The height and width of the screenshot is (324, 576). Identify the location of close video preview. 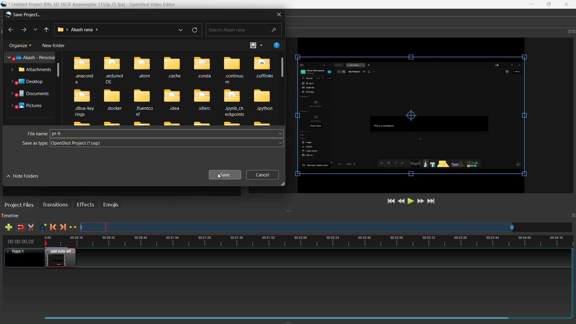
(572, 31).